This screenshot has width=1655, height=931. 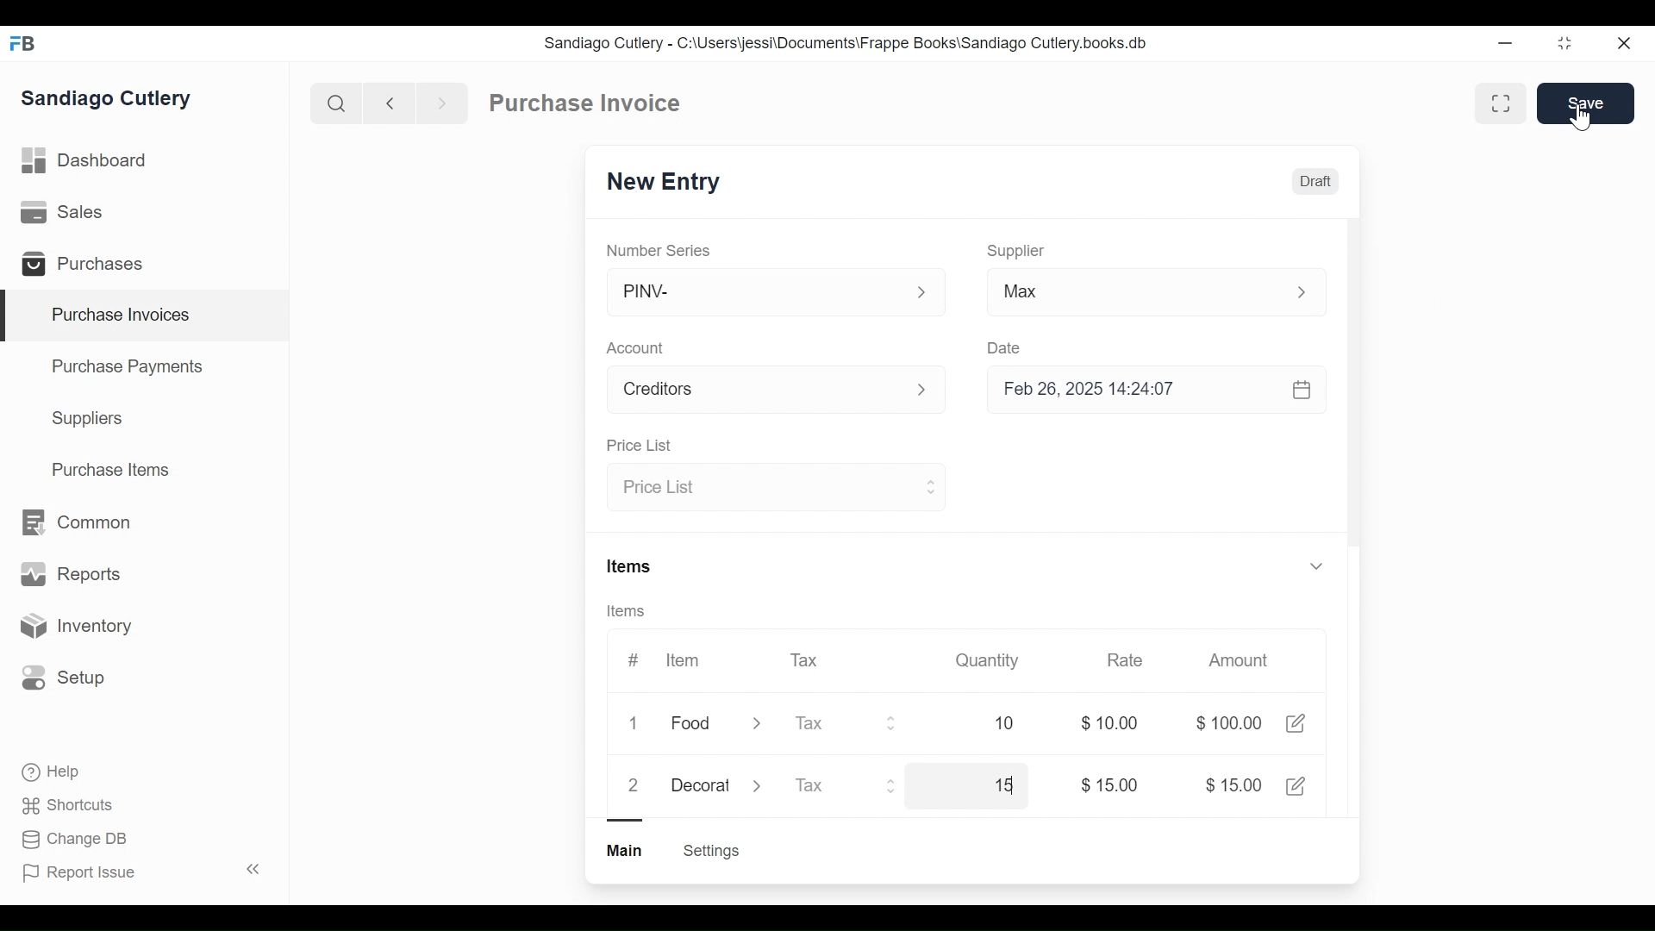 I want to click on 15, so click(x=980, y=784).